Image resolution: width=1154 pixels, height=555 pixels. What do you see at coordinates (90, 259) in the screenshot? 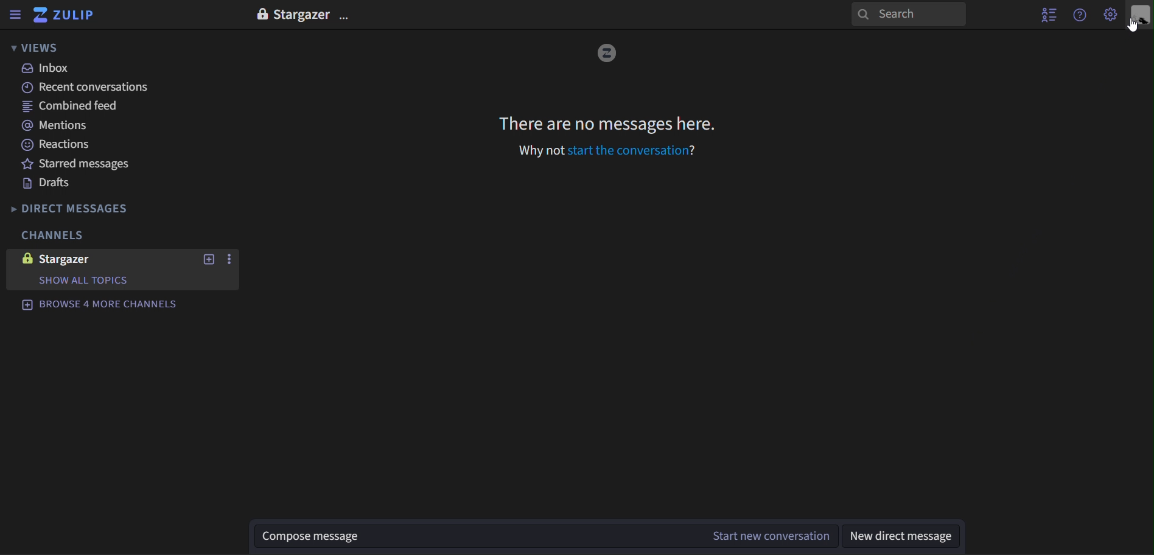
I see `stargazer` at bounding box center [90, 259].